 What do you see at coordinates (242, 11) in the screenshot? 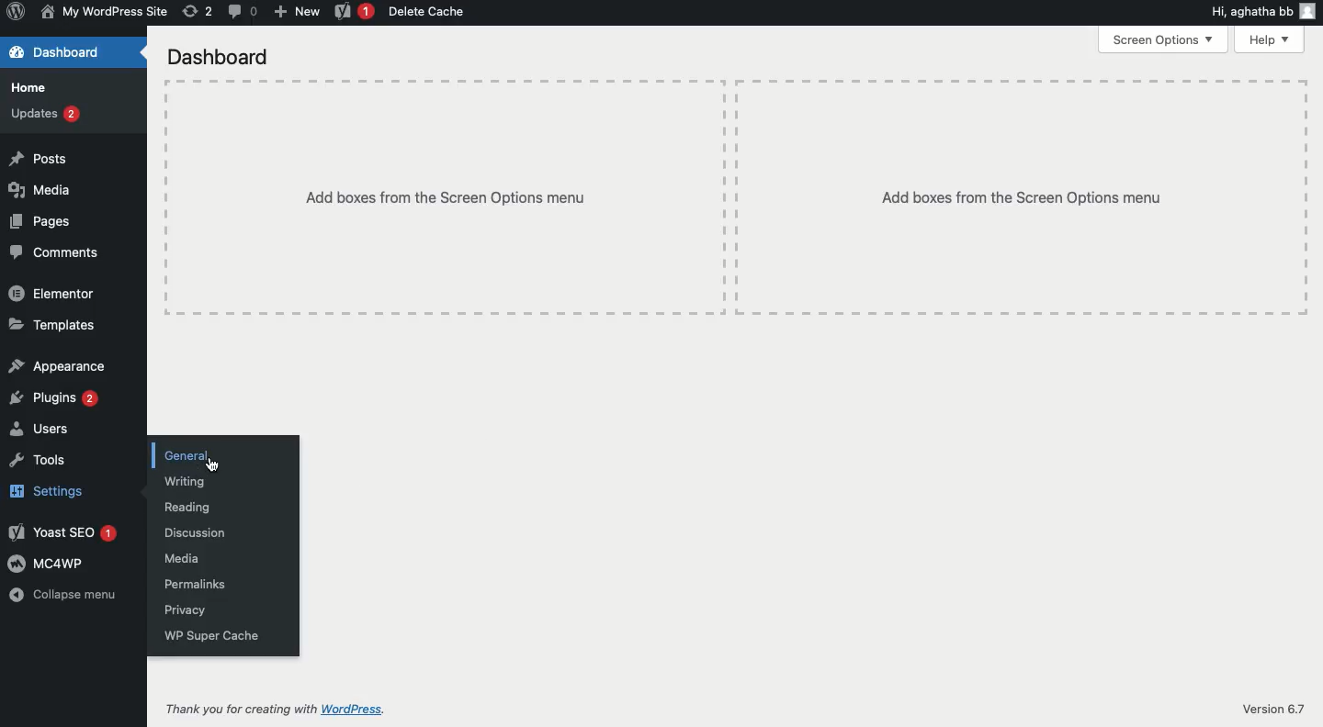
I see `(0) Comment` at bounding box center [242, 11].